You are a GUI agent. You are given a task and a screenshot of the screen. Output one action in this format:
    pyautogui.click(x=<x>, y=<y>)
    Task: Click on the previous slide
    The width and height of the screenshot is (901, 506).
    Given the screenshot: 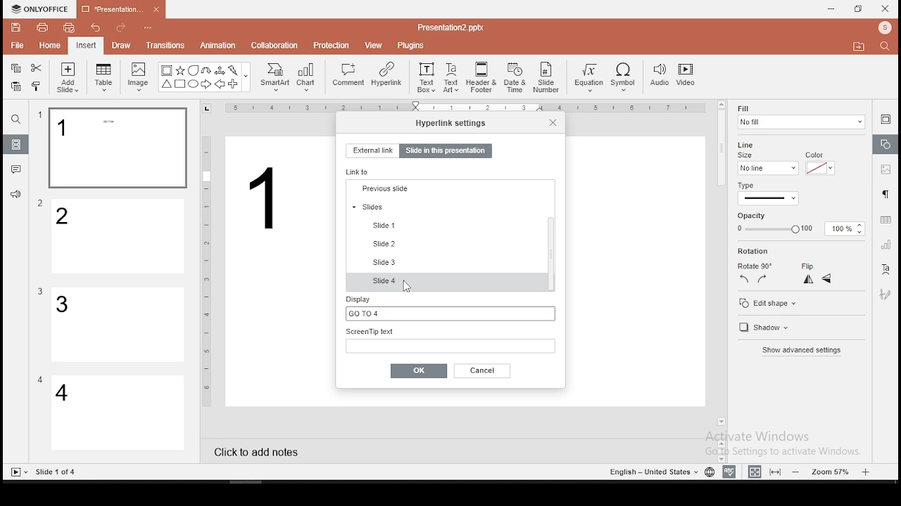 What is the action you would take?
    pyautogui.click(x=446, y=244)
    